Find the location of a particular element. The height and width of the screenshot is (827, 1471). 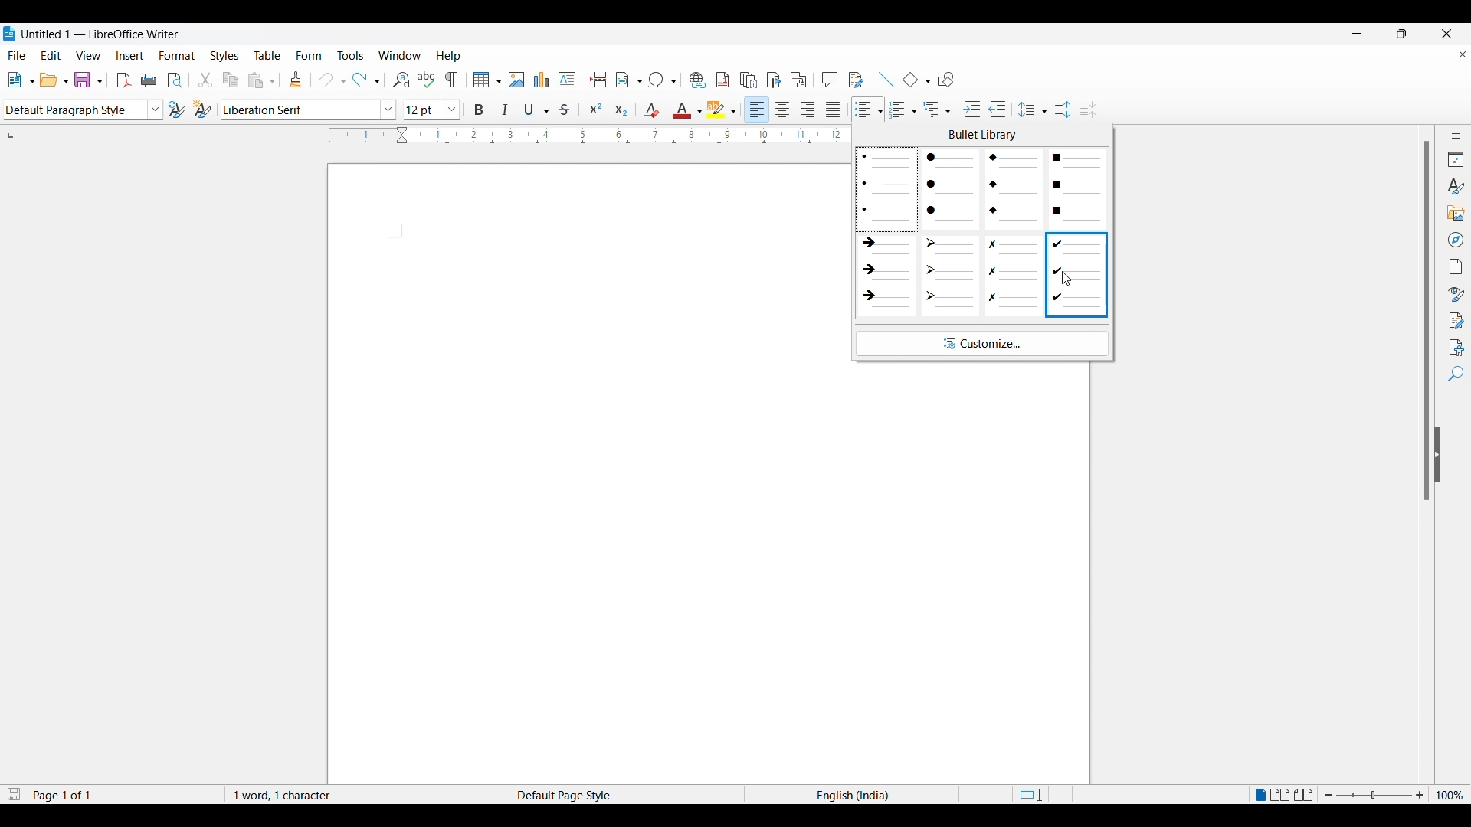

paragraph style is located at coordinates (81, 110).